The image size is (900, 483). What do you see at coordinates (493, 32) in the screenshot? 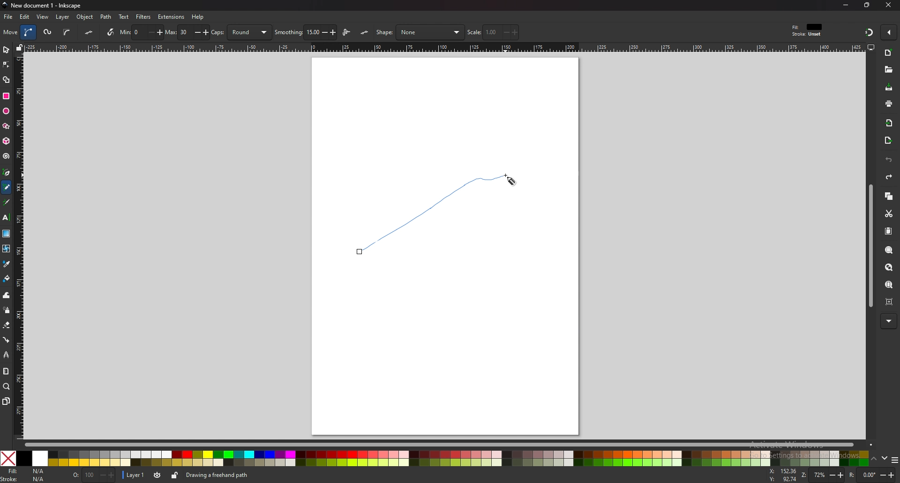
I see `scale` at bounding box center [493, 32].